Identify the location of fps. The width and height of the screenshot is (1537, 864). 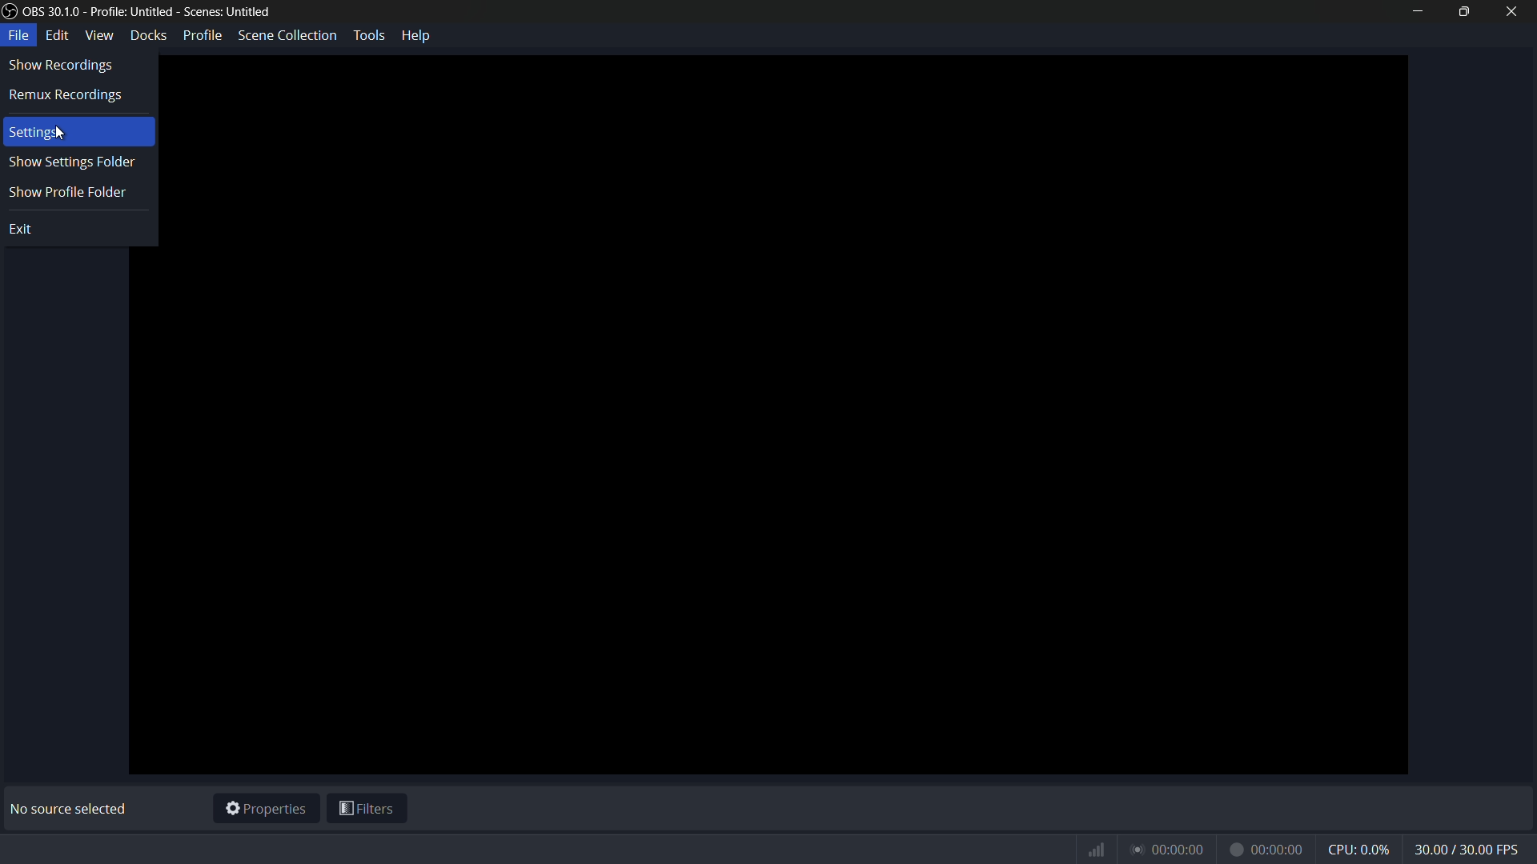
(1468, 850).